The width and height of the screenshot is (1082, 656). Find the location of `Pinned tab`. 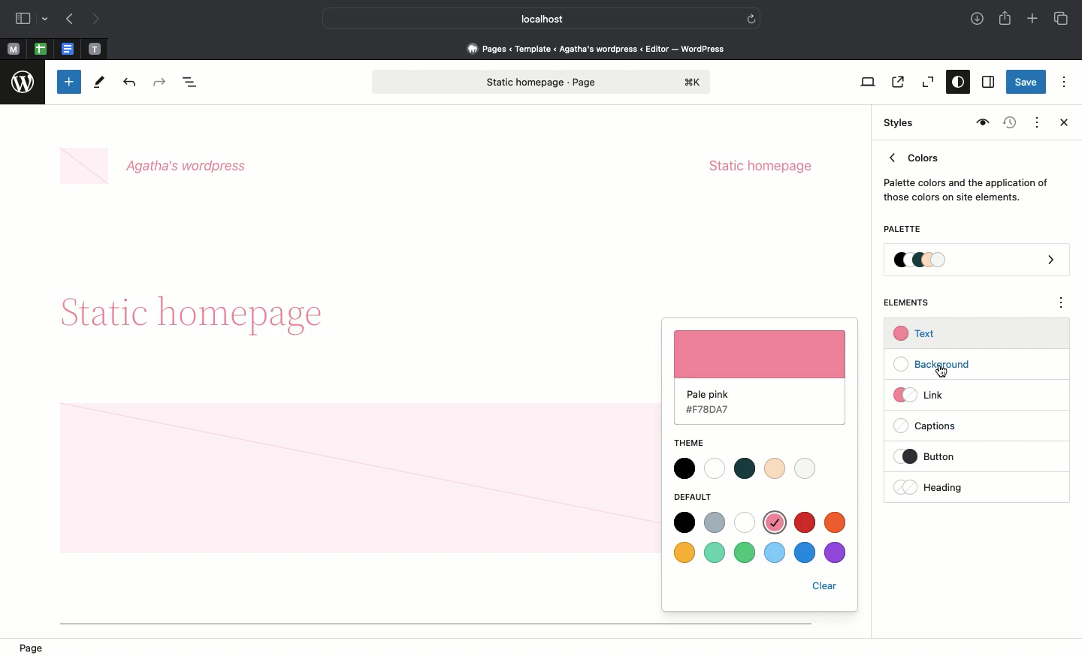

Pinned tab is located at coordinates (41, 50).